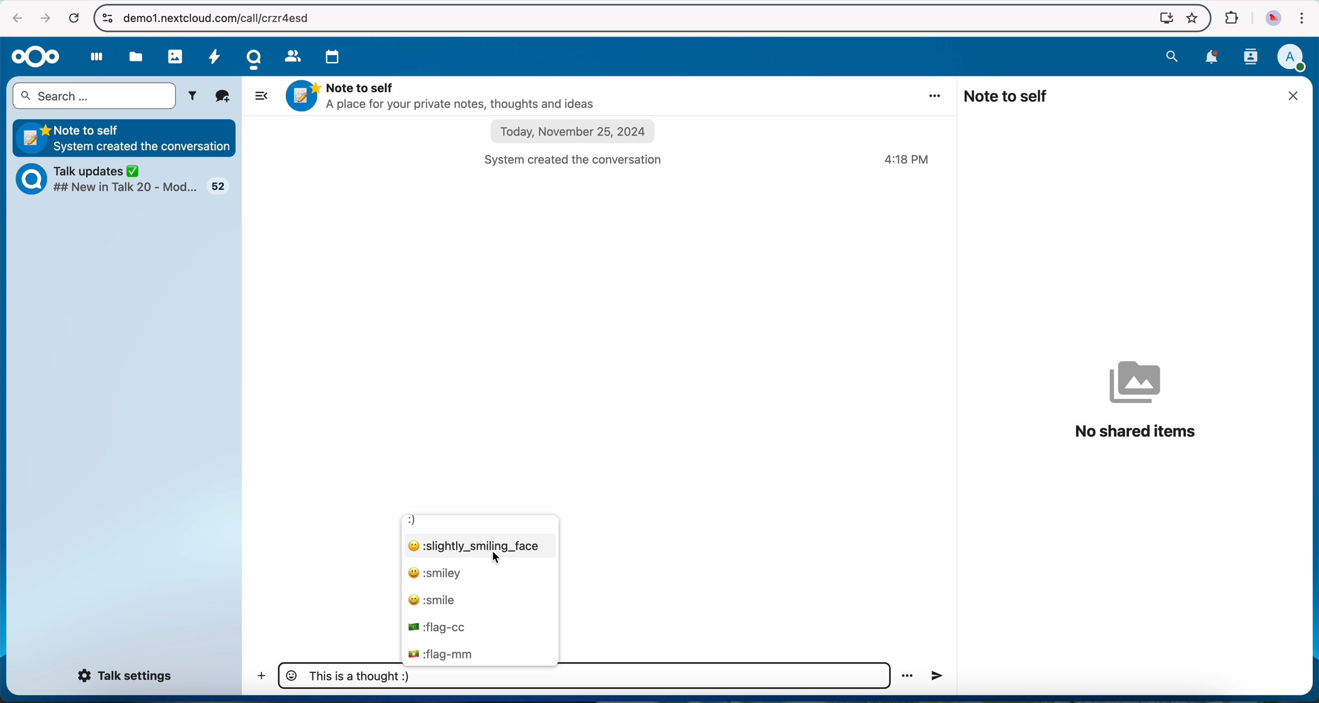  What do you see at coordinates (227, 17) in the screenshot?
I see `URL` at bounding box center [227, 17].